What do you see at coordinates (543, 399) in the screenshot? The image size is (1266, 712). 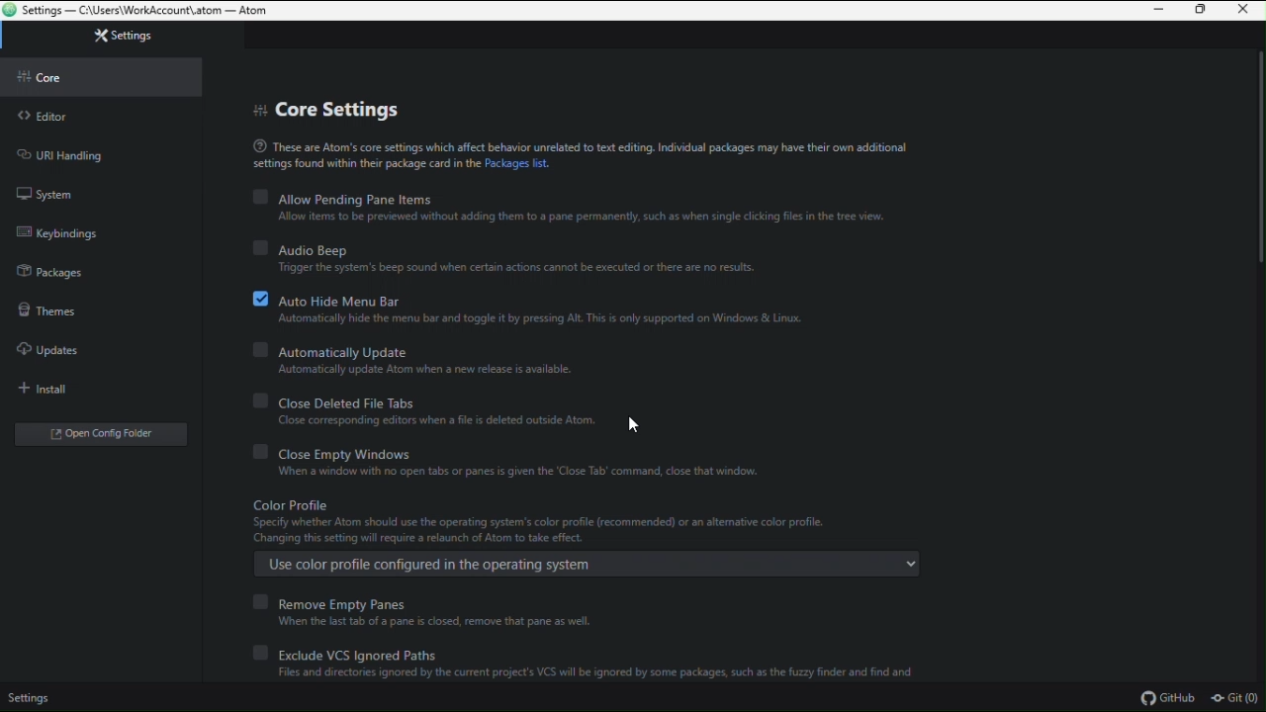 I see `close deleted file tabs` at bounding box center [543, 399].